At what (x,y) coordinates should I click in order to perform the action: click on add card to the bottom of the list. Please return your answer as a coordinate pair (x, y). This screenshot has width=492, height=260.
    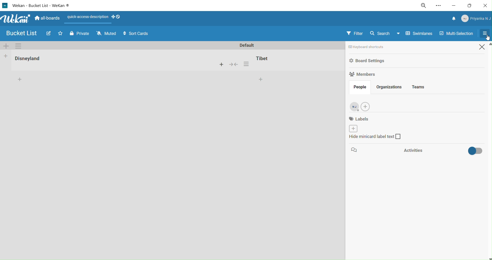
    Looking at the image, I should click on (20, 79).